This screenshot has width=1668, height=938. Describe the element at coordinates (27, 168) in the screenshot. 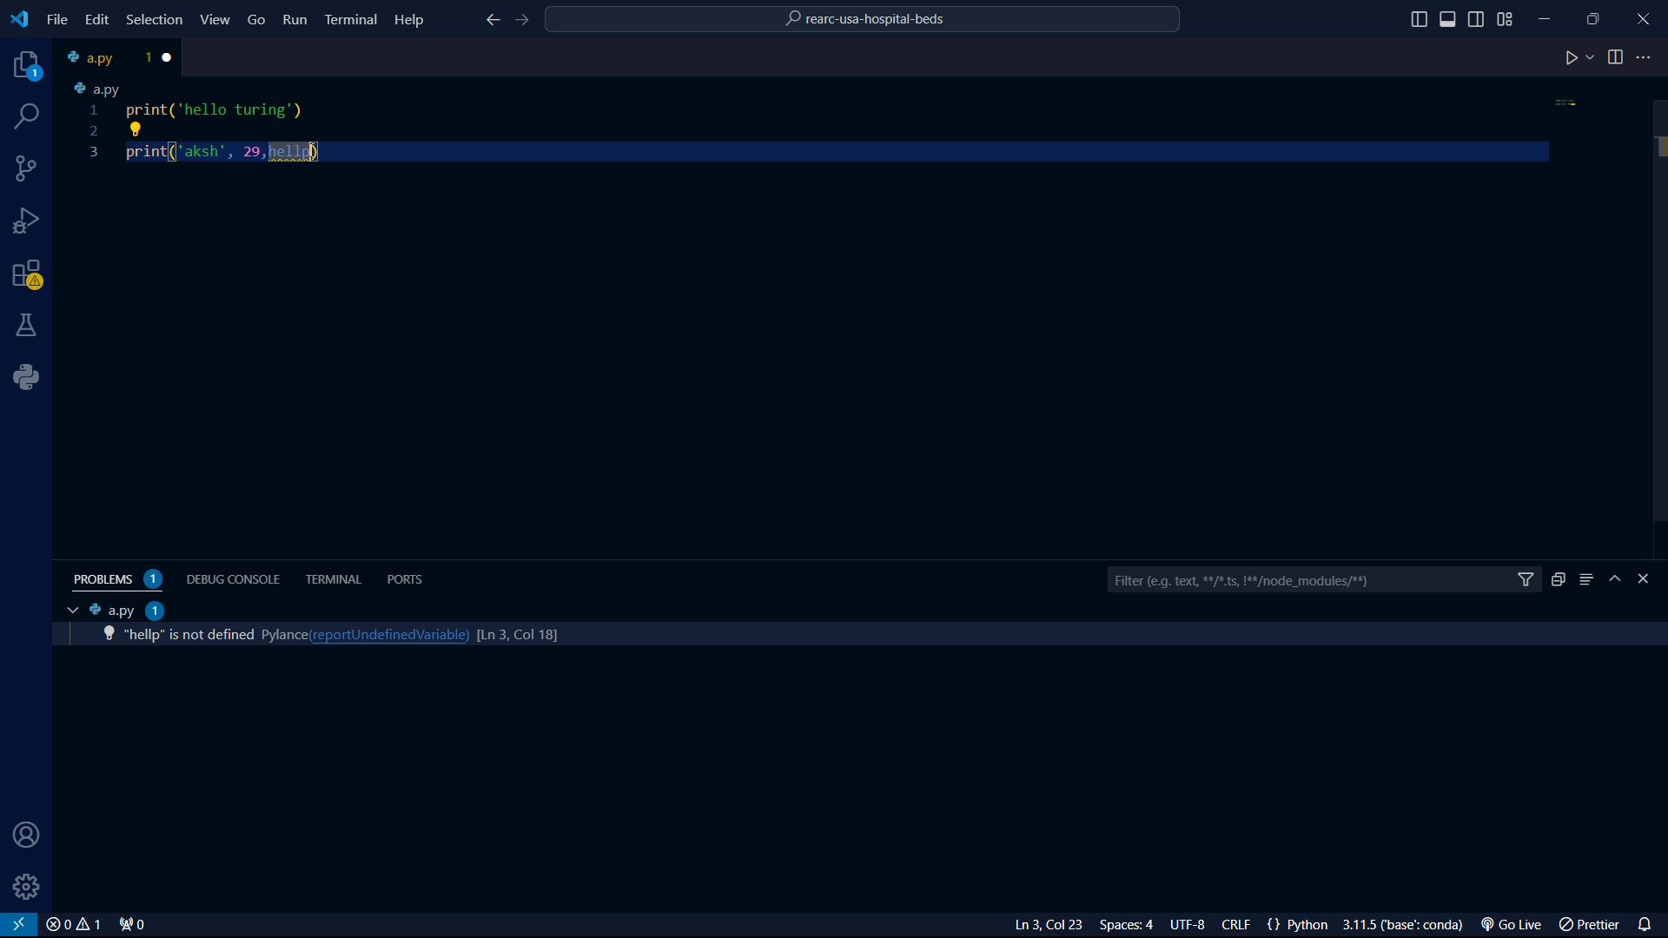

I see `connections` at that location.